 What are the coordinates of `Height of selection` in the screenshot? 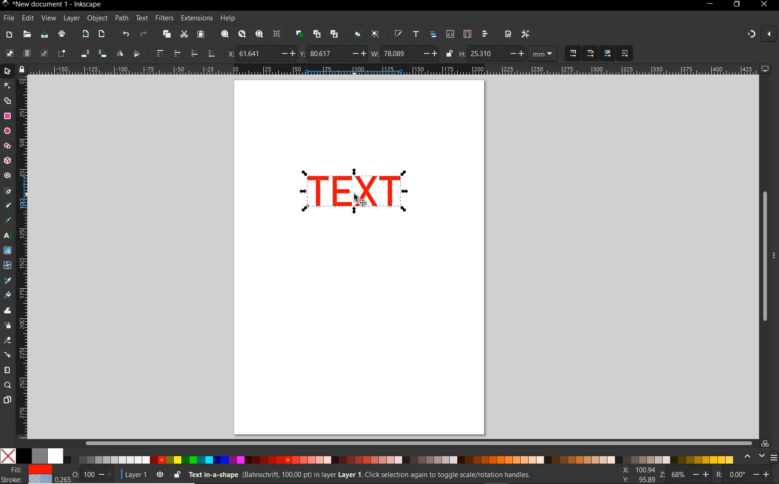 It's located at (492, 53).